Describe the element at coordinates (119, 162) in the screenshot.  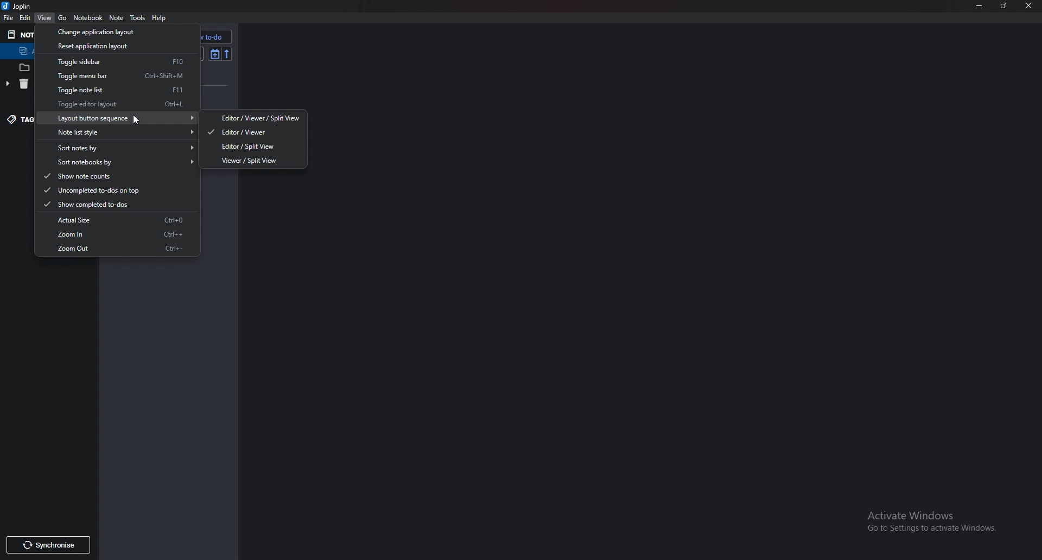
I see `sort notebook by` at that location.